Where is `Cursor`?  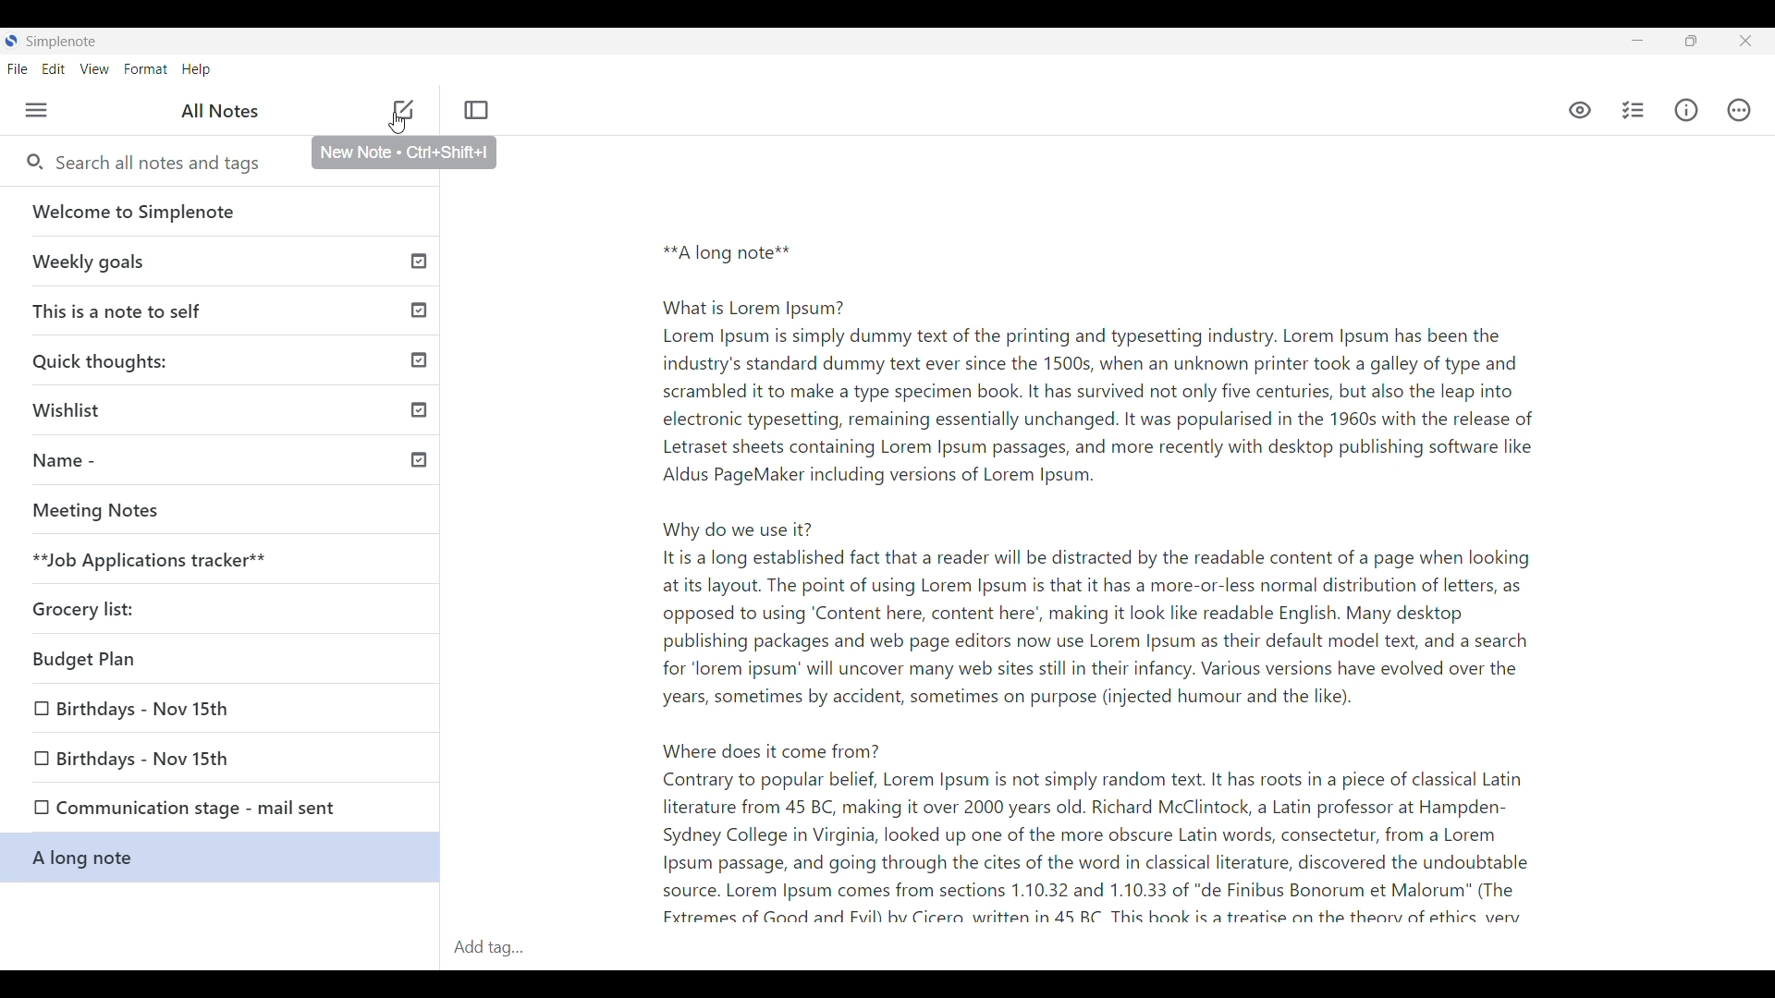
Cursor is located at coordinates (399, 128).